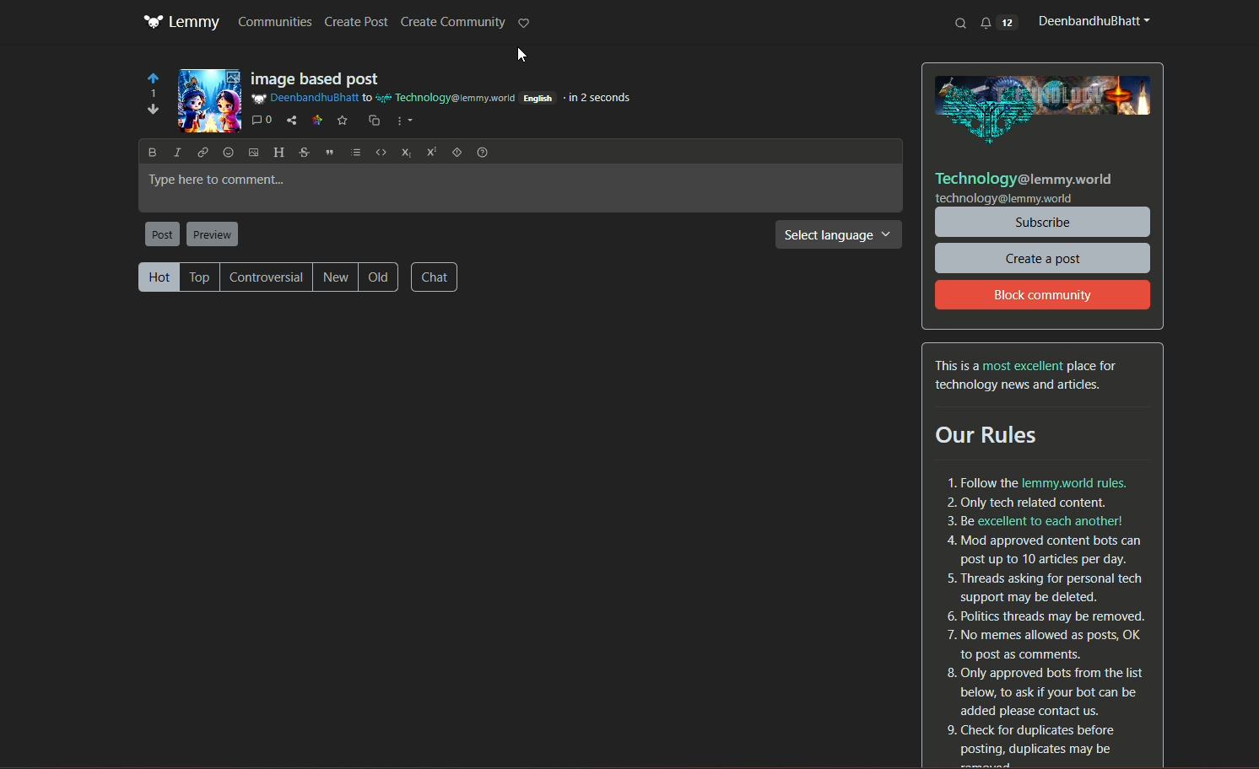  I want to click on create community, so click(452, 23).